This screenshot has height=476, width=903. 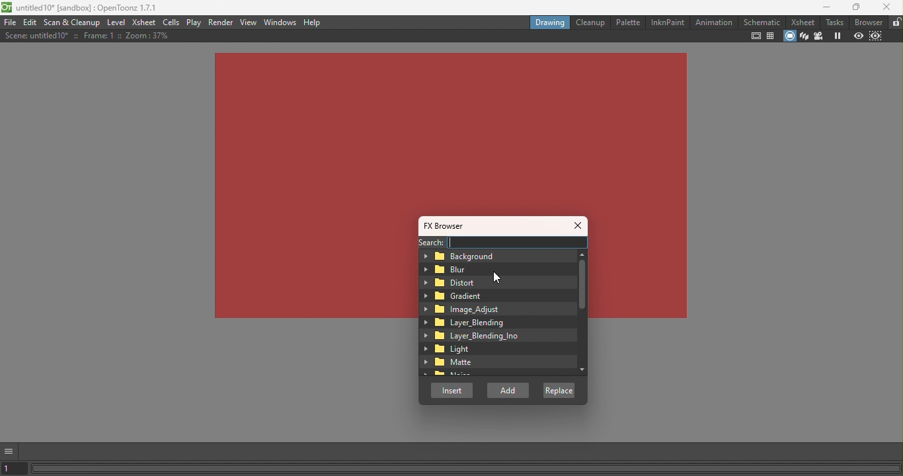 What do you see at coordinates (451, 391) in the screenshot?
I see `Insert` at bounding box center [451, 391].